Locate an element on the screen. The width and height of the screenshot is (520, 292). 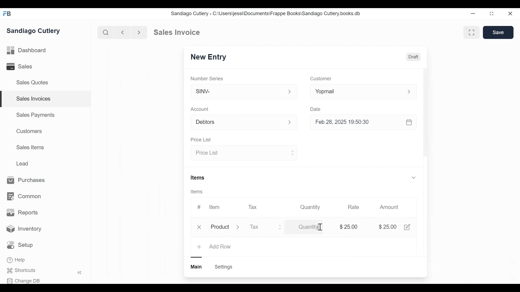
# is located at coordinates (199, 206).